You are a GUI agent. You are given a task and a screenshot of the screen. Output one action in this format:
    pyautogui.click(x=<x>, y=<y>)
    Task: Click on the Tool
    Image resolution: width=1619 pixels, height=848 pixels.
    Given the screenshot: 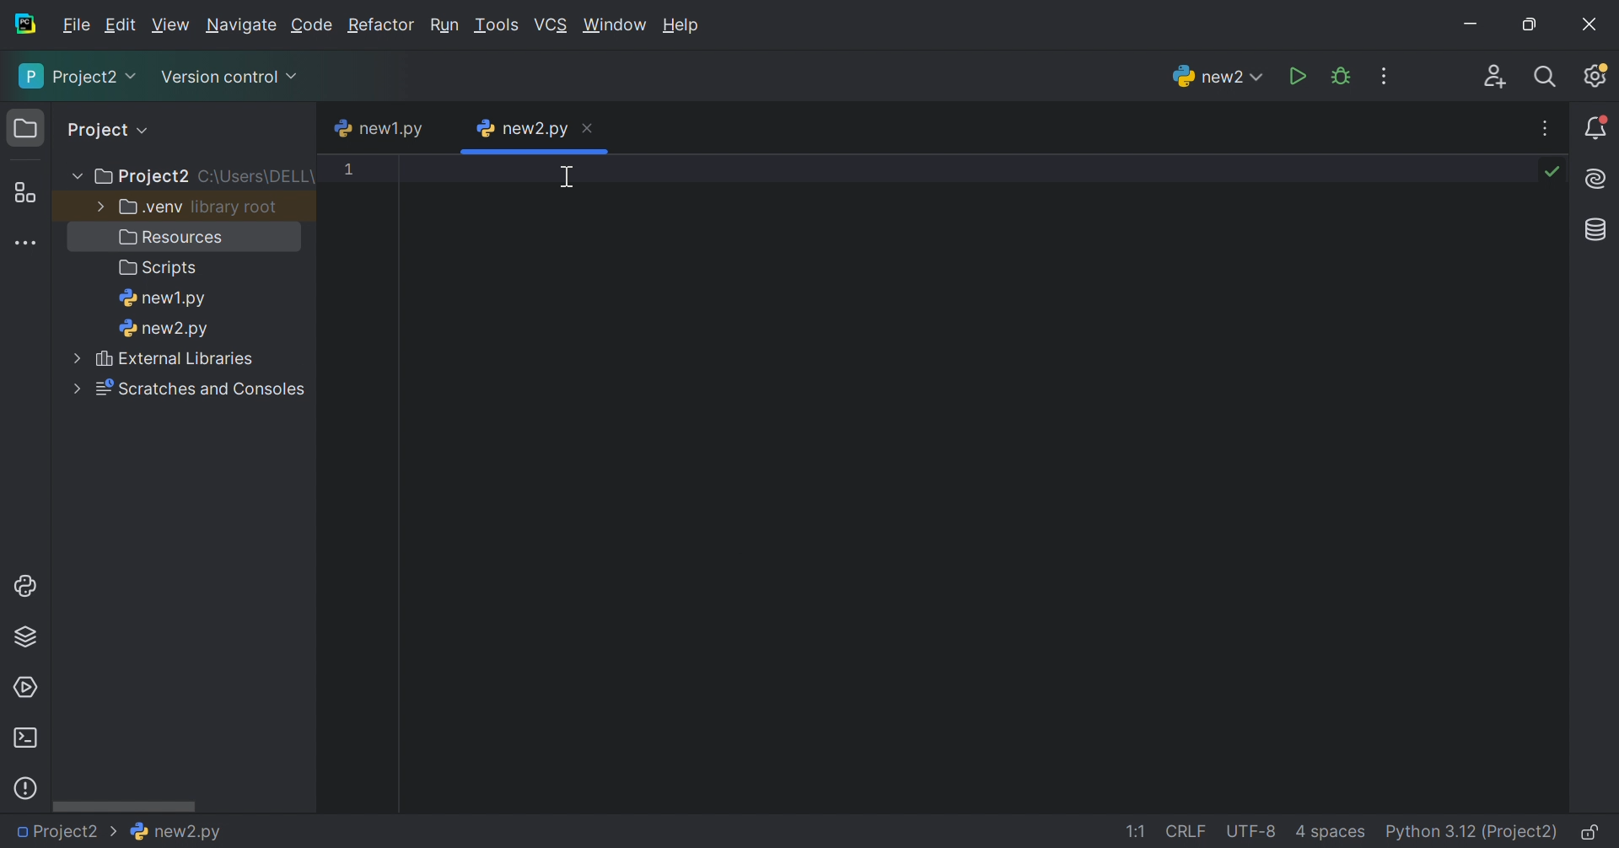 What is the action you would take?
    pyautogui.click(x=497, y=27)
    